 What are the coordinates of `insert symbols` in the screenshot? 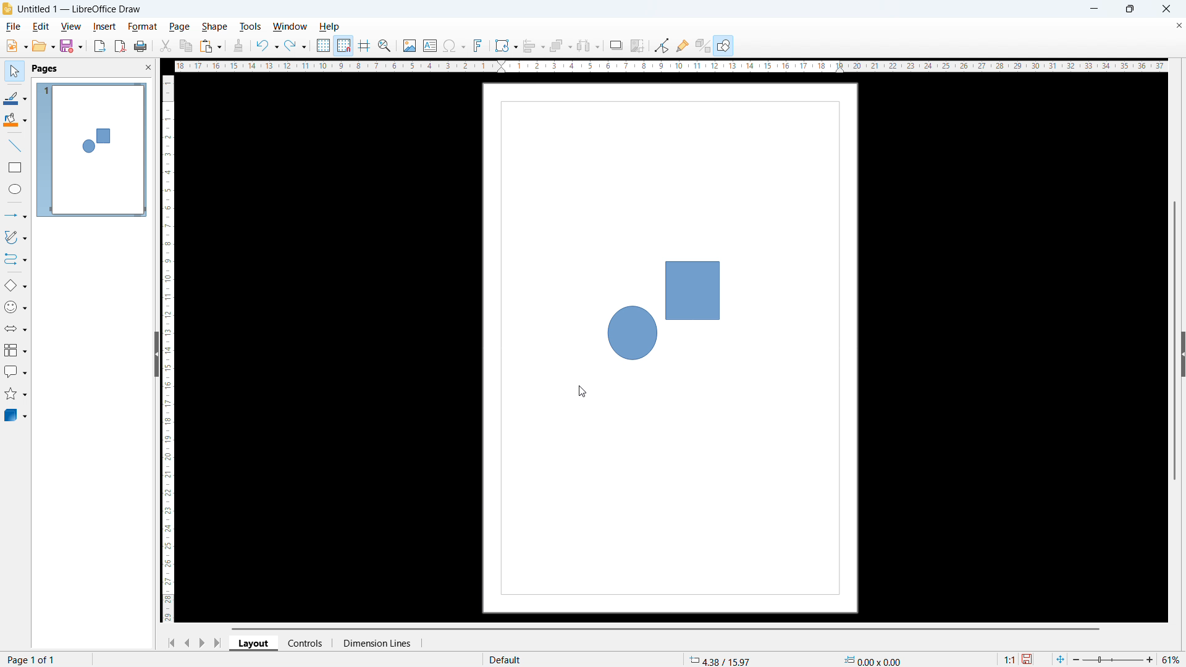 It's located at (454, 46).